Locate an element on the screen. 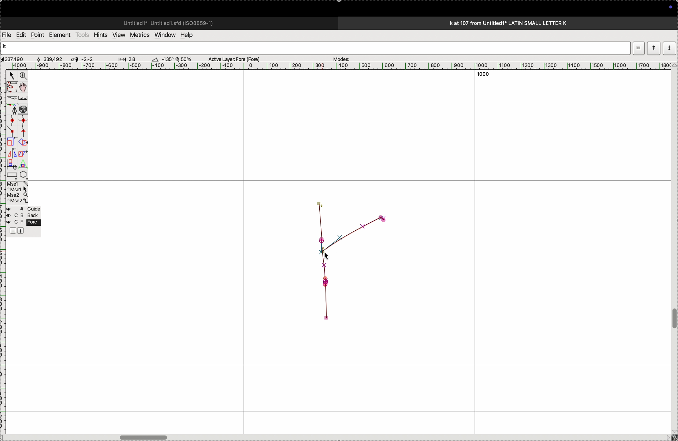 This screenshot has width=678, height=441. co ordinates is located at coordinates (20, 58).